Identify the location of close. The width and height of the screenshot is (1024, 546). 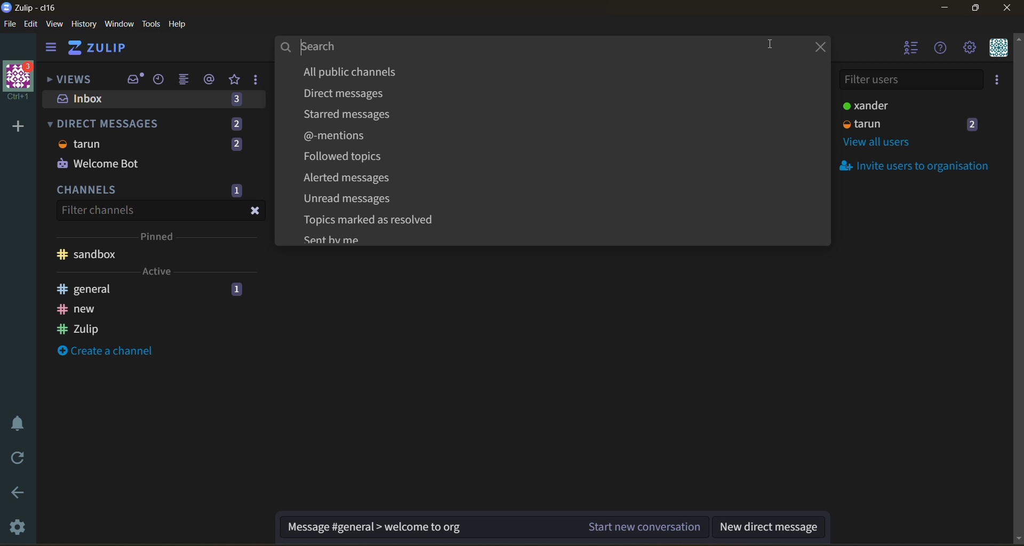
(1009, 8).